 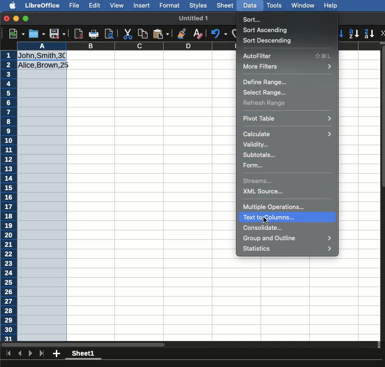 What do you see at coordinates (383, 33) in the screenshot?
I see `More` at bounding box center [383, 33].